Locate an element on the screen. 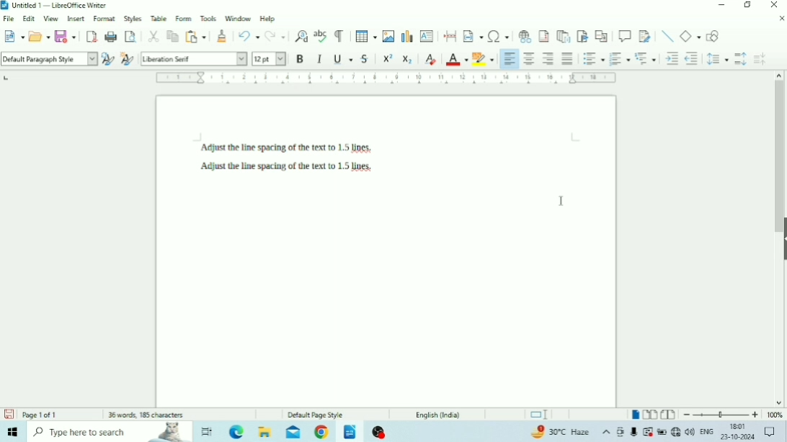  Date is located at coordinates (738, 436).